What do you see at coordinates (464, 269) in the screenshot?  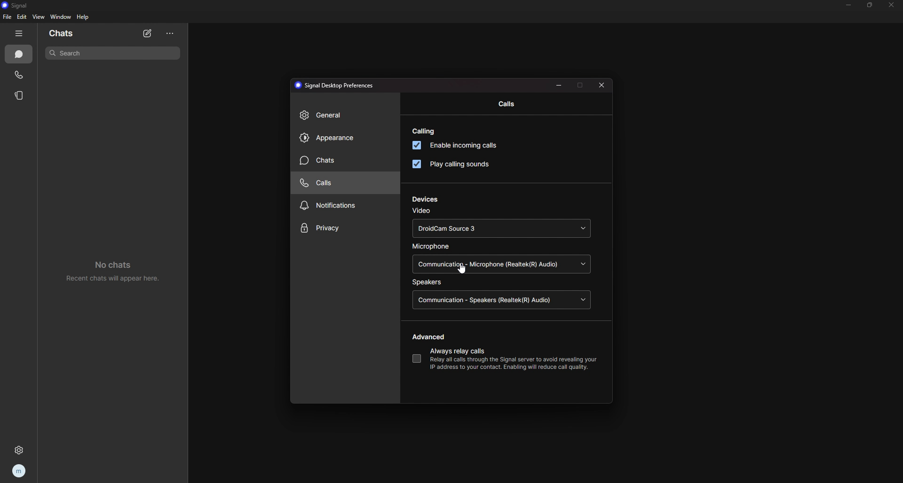 I see `cursor` at bounding box center [464, 269].